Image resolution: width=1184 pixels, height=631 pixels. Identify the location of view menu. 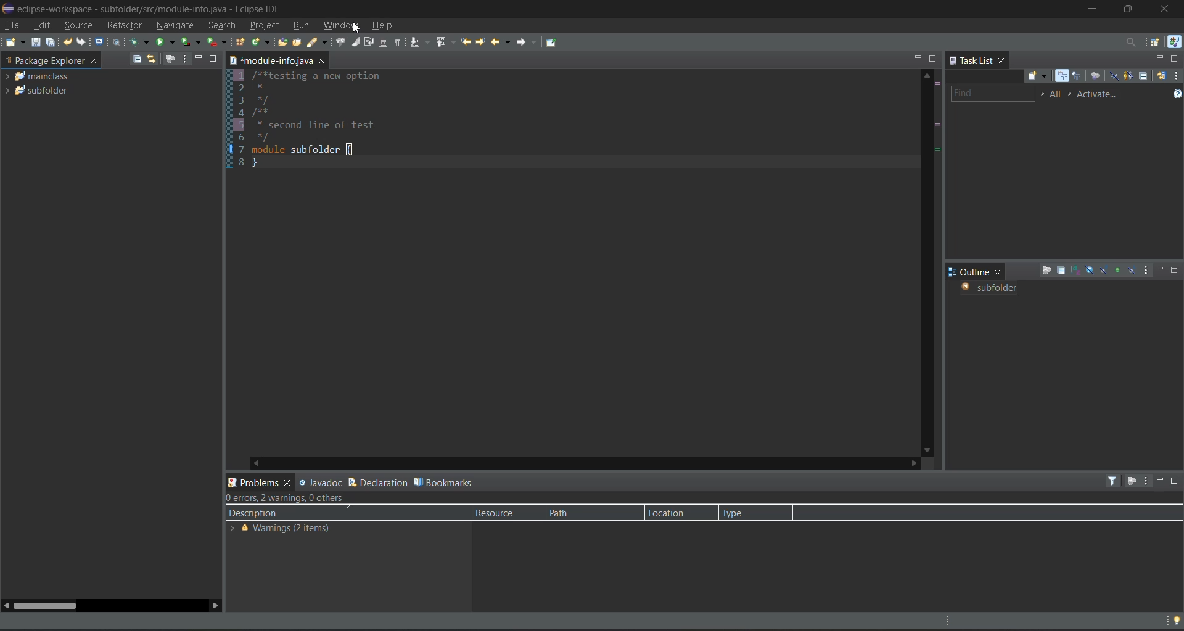
(1177, 78).